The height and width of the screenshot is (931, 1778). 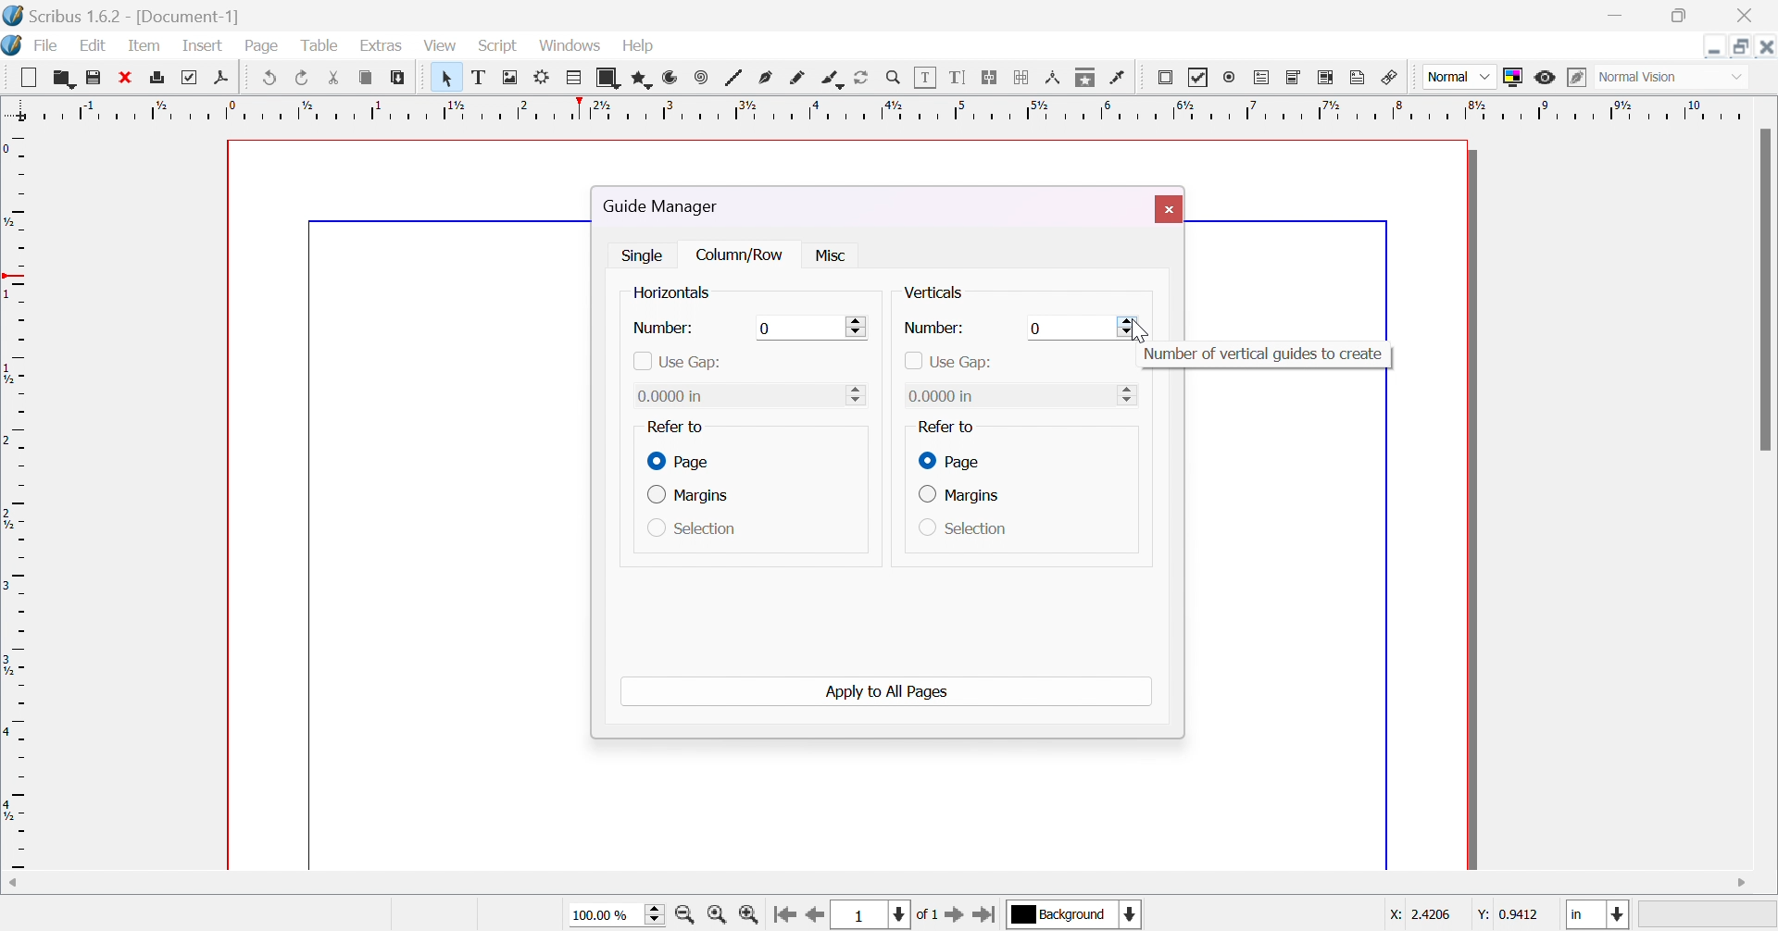 I want to click on close, so click(x=1171, y=209).